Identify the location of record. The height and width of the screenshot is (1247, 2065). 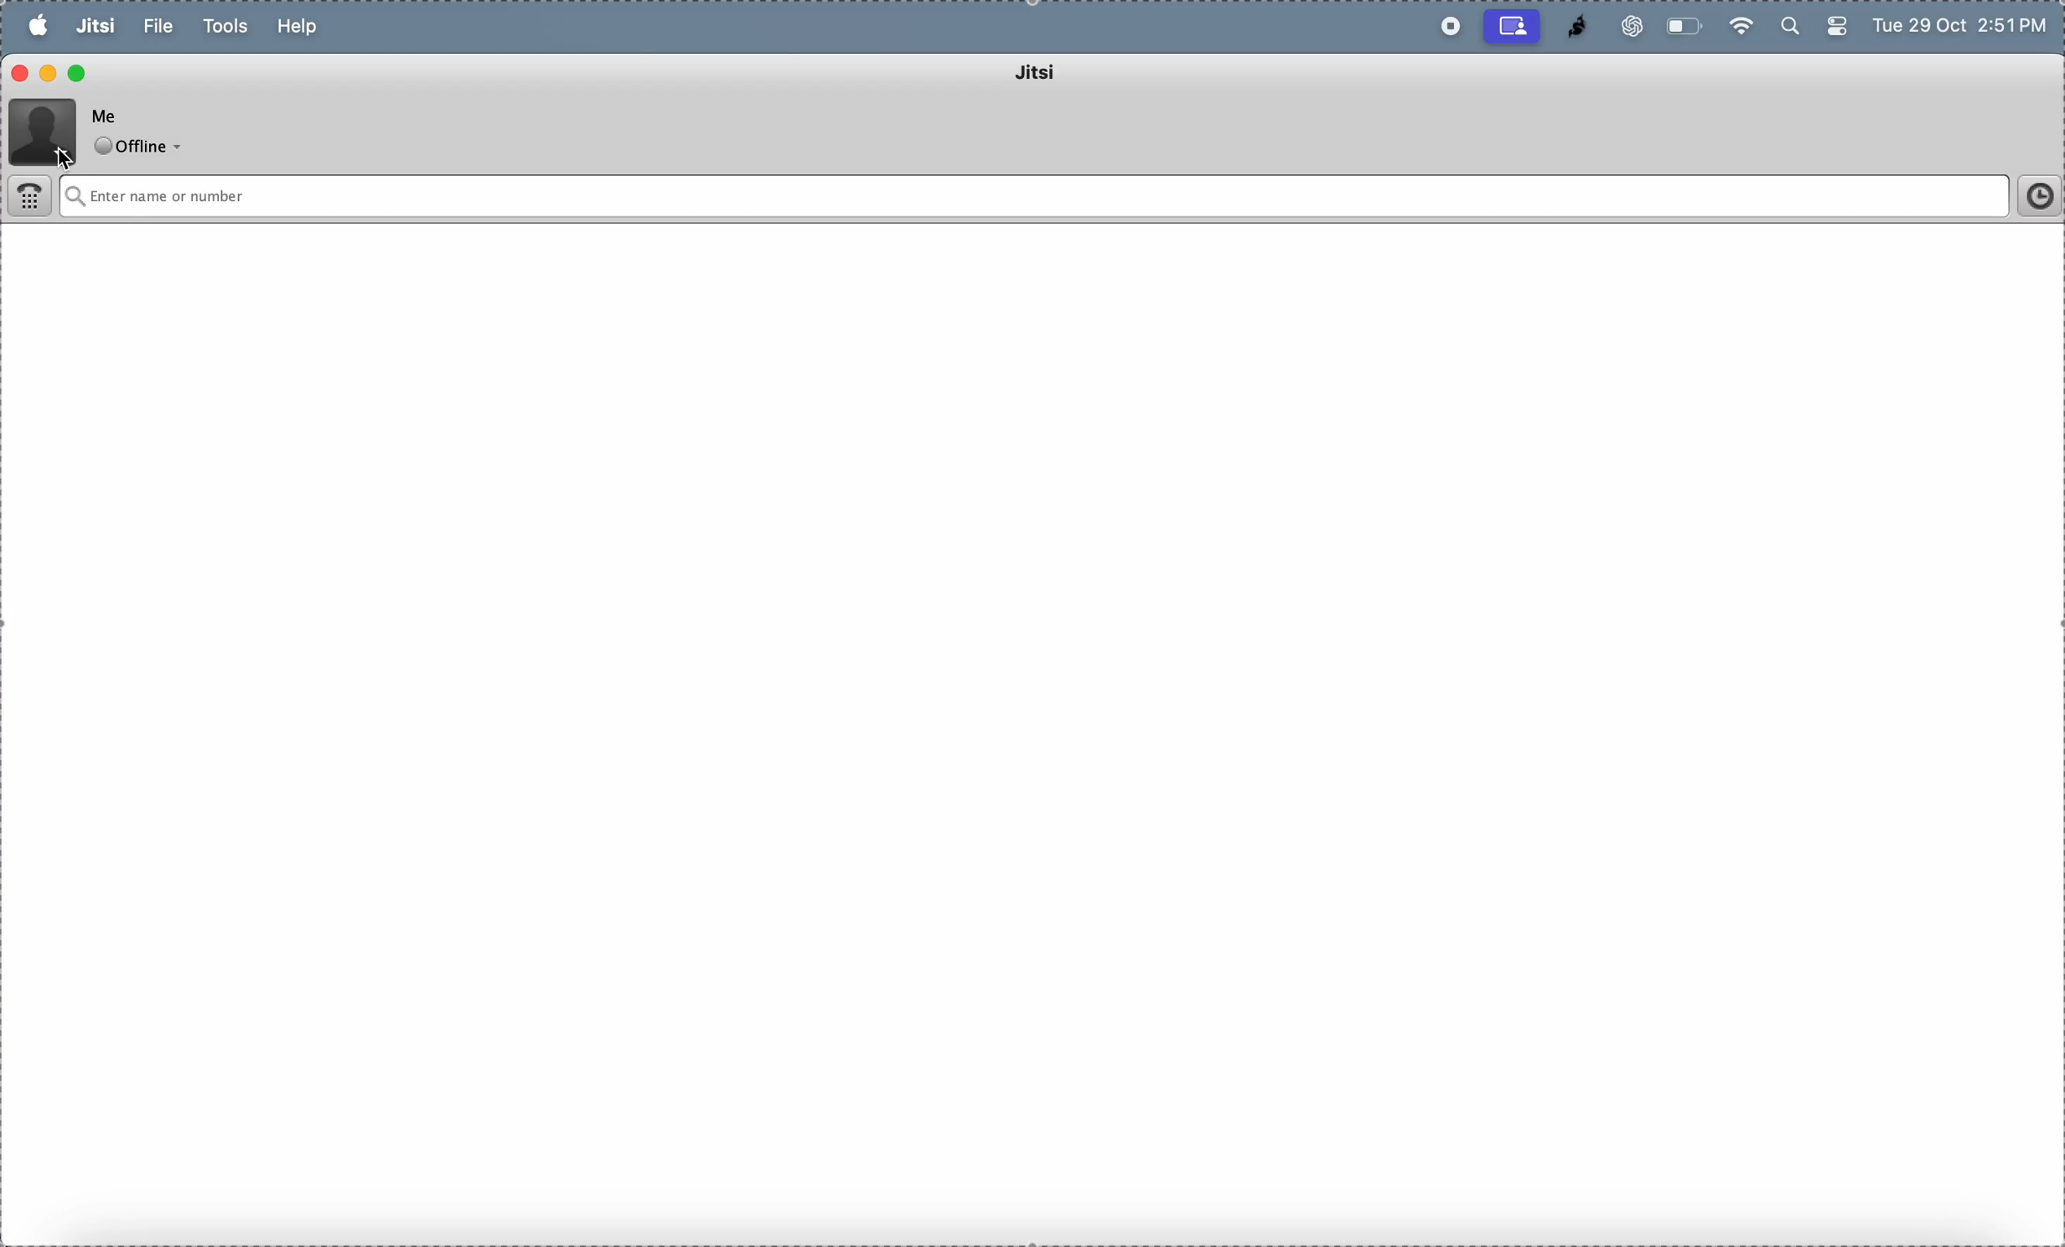
(1446, 27).